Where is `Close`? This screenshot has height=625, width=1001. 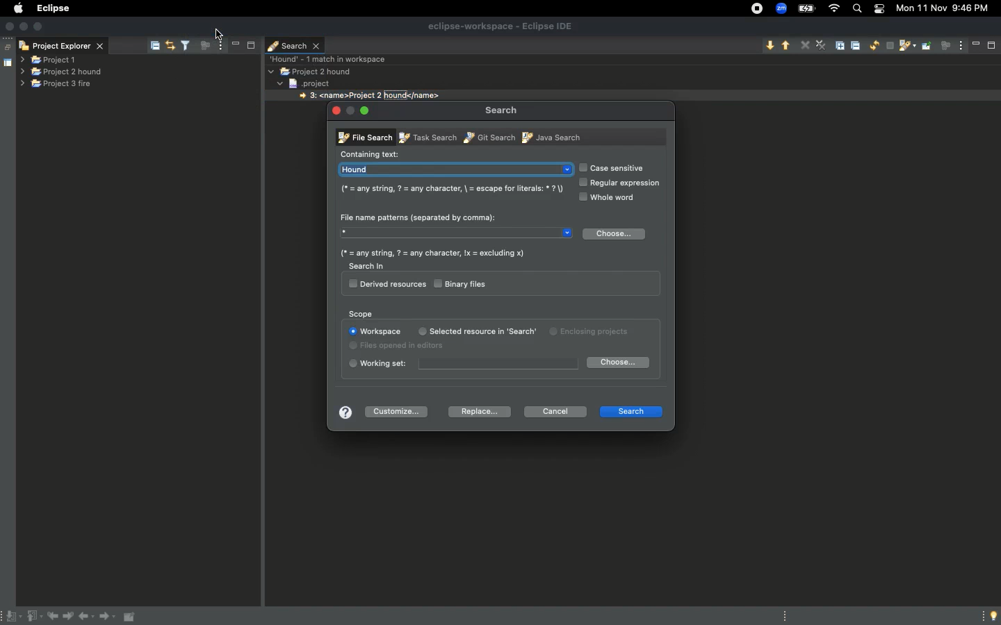
Close is located at coordinates (335, 109).